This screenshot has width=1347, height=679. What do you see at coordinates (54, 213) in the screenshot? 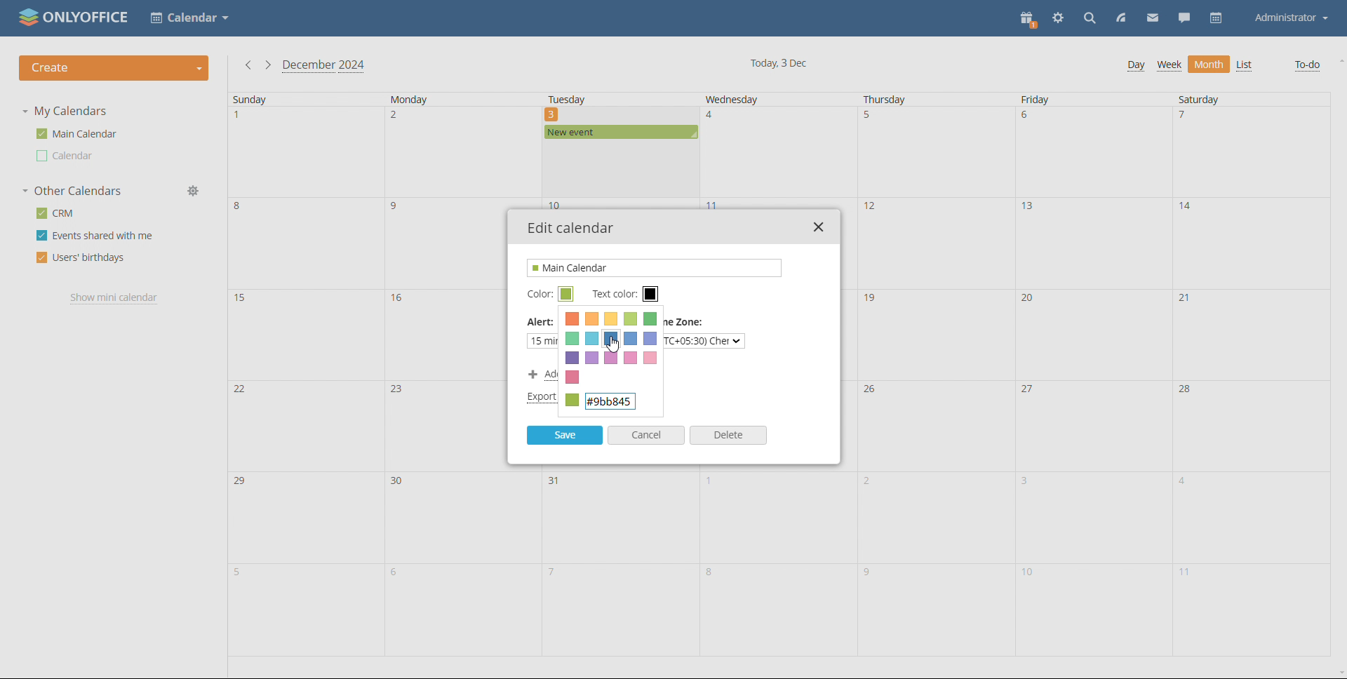
I see `crm` at bounding box center [54, 213].